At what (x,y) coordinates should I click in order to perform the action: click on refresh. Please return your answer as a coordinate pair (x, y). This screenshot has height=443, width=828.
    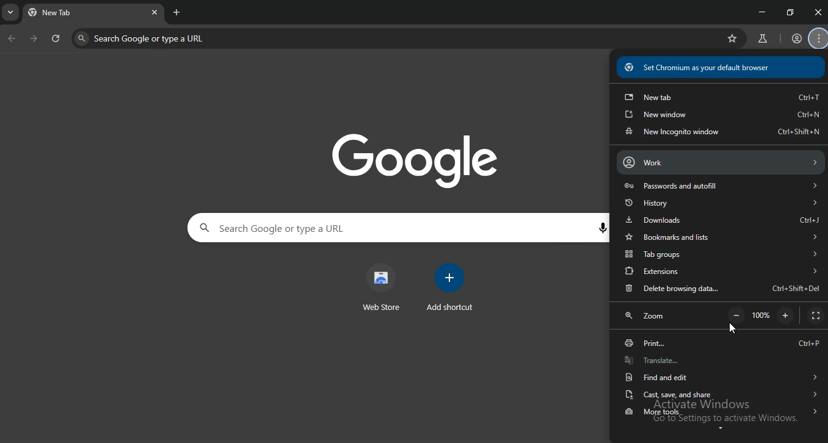
    Looking at the image, I should click on (56, 40).